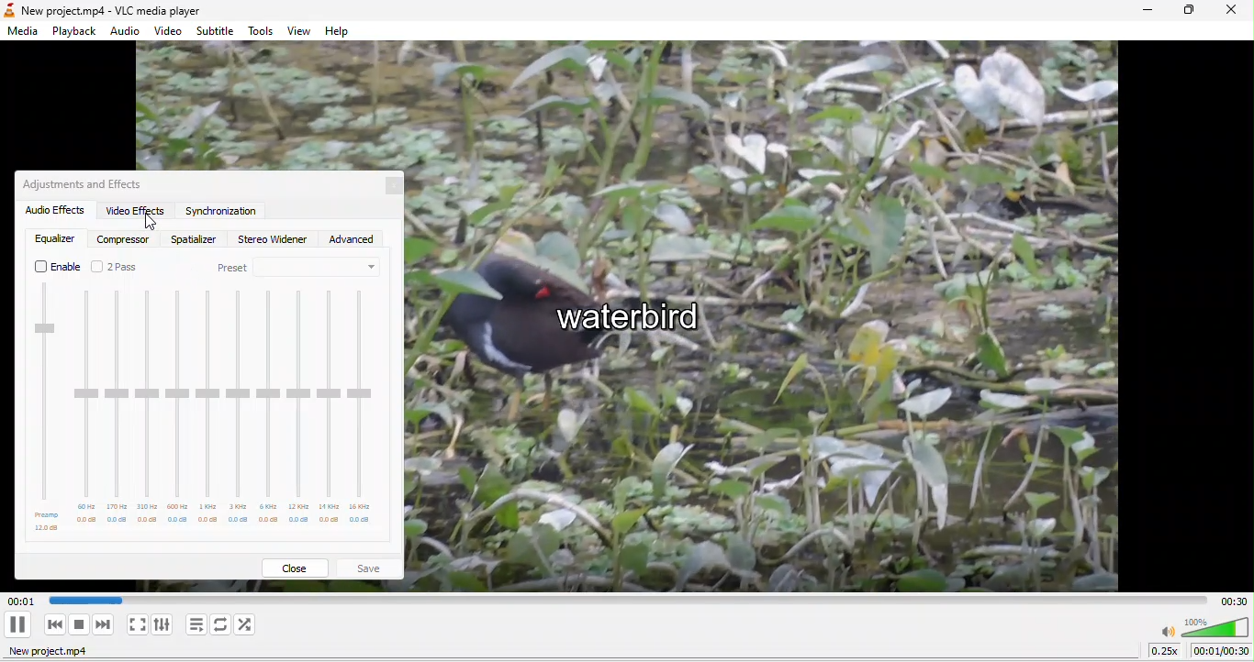 Image resolution: width=1254 pixels, height=662 pixels. Describe the element at coordinates (126, 265) in the screenshot. I see `2 pass` at that location.